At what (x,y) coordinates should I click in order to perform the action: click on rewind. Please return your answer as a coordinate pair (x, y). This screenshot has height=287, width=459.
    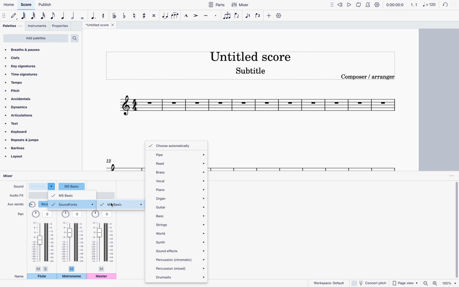
    Looking at the image, I should click on (341, 4).